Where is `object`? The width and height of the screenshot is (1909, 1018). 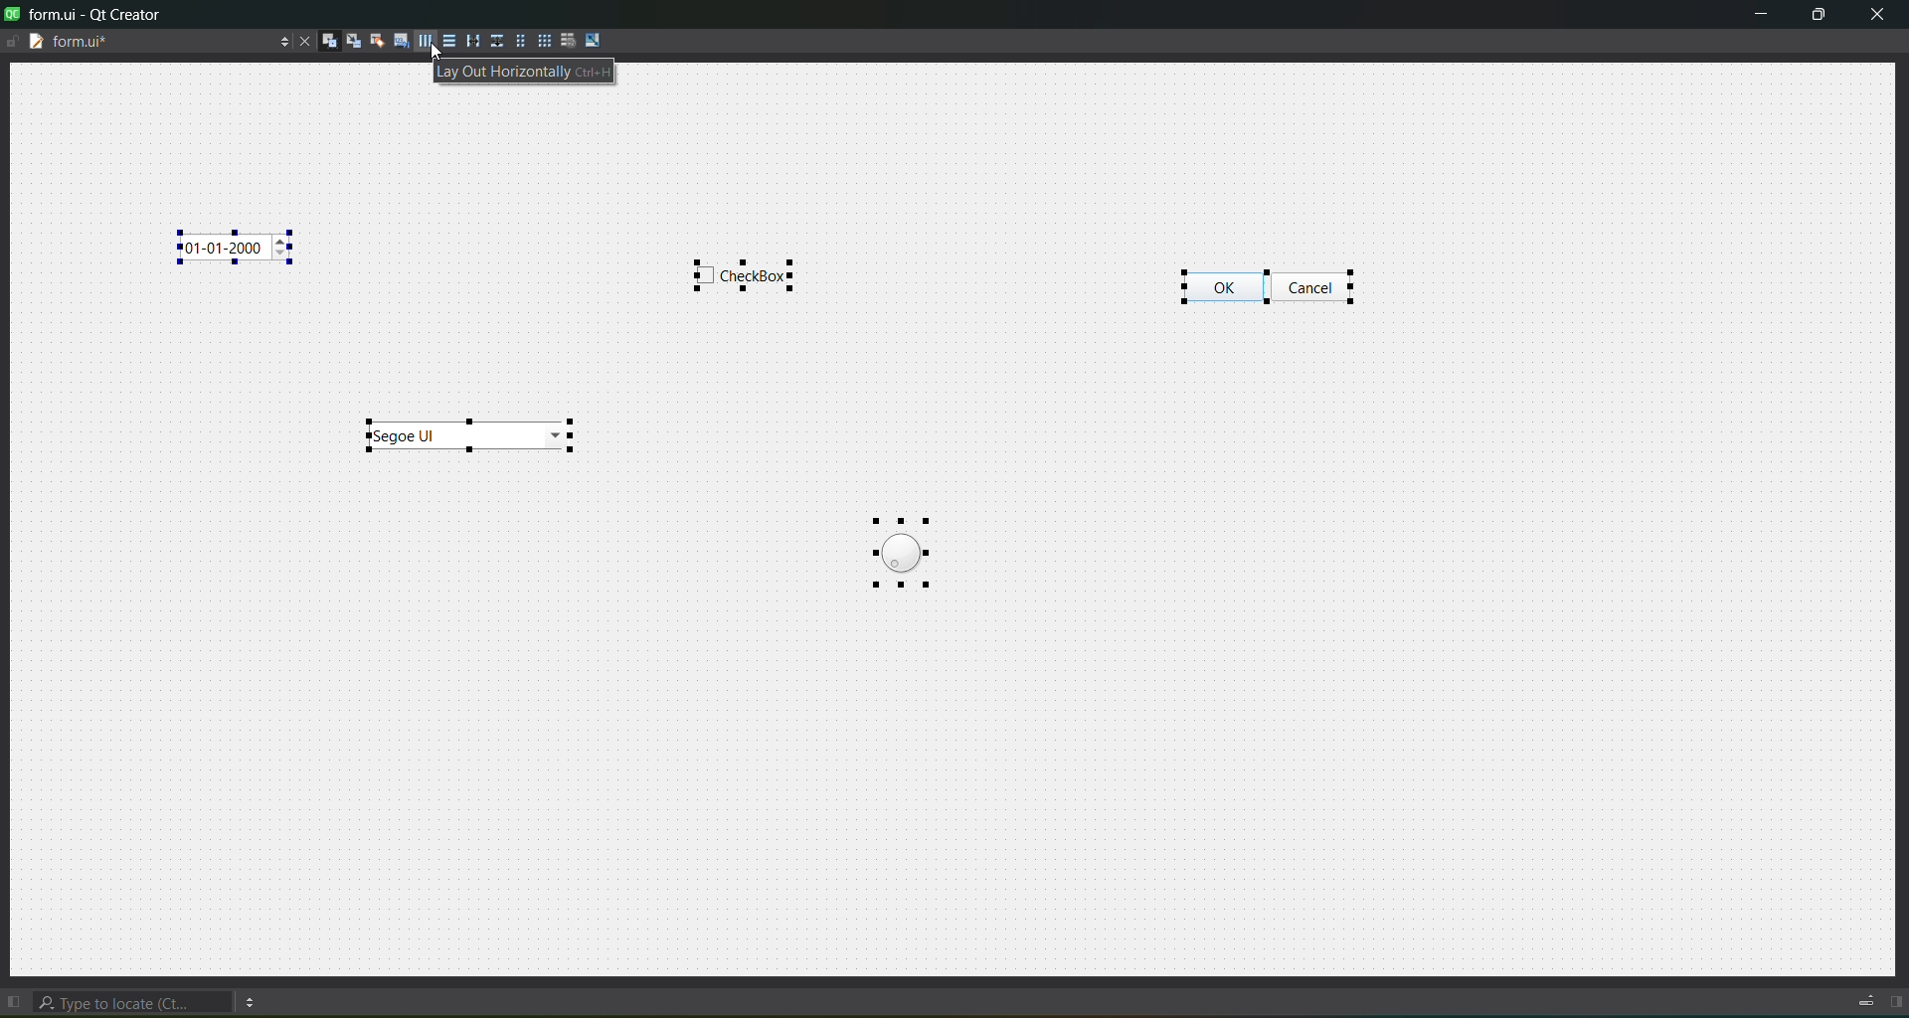
object is located at coordinates (901, 557).